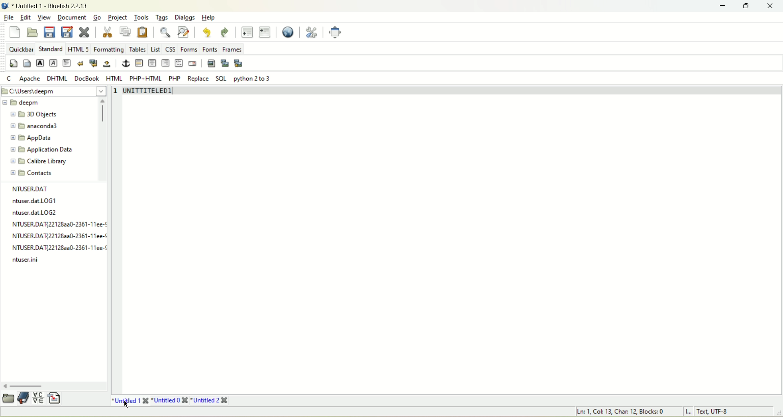 Image resolution: width=783 pixels, height=417 pixels. Describe the element at coordinates (27, 63) in the screenshot. I see `body` at that location.